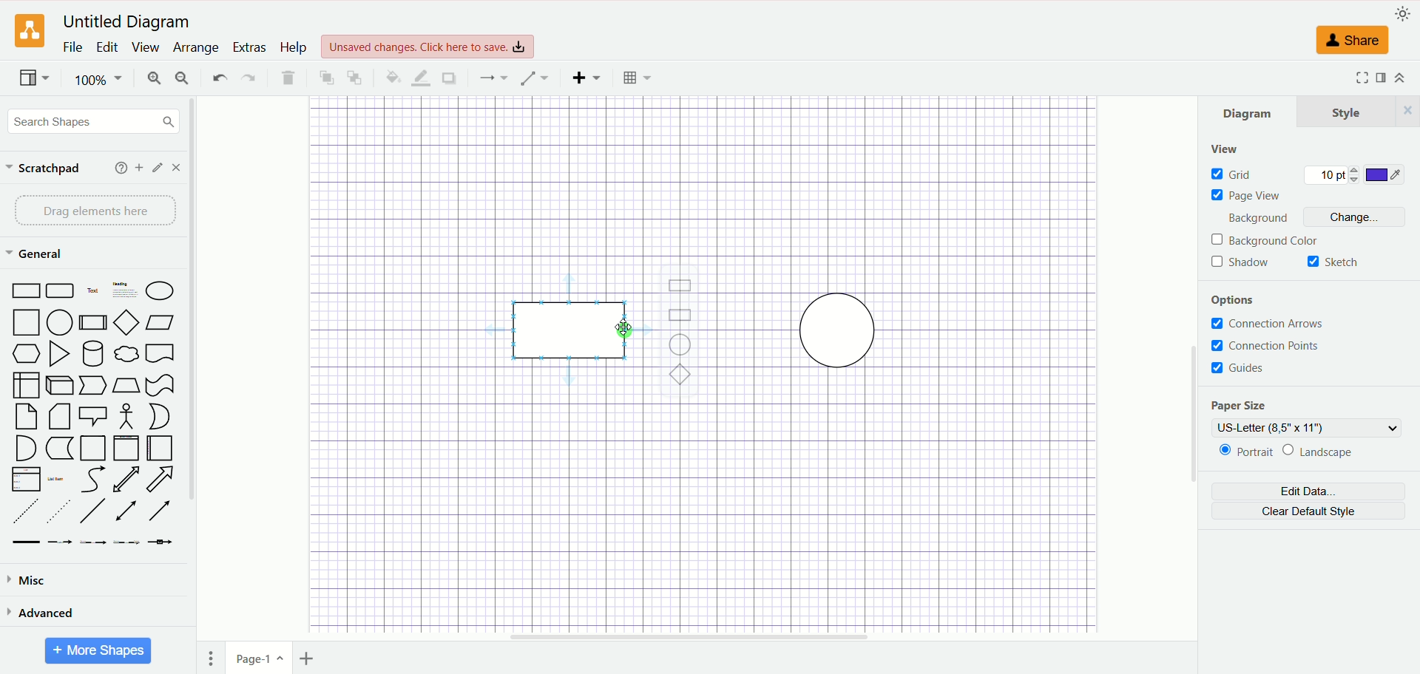 The width and height of the screenshot is (1420, 674). Describe the element at coordinates (128, 545) in the screenshot. I see `Connector with 3 Labels` at that location.